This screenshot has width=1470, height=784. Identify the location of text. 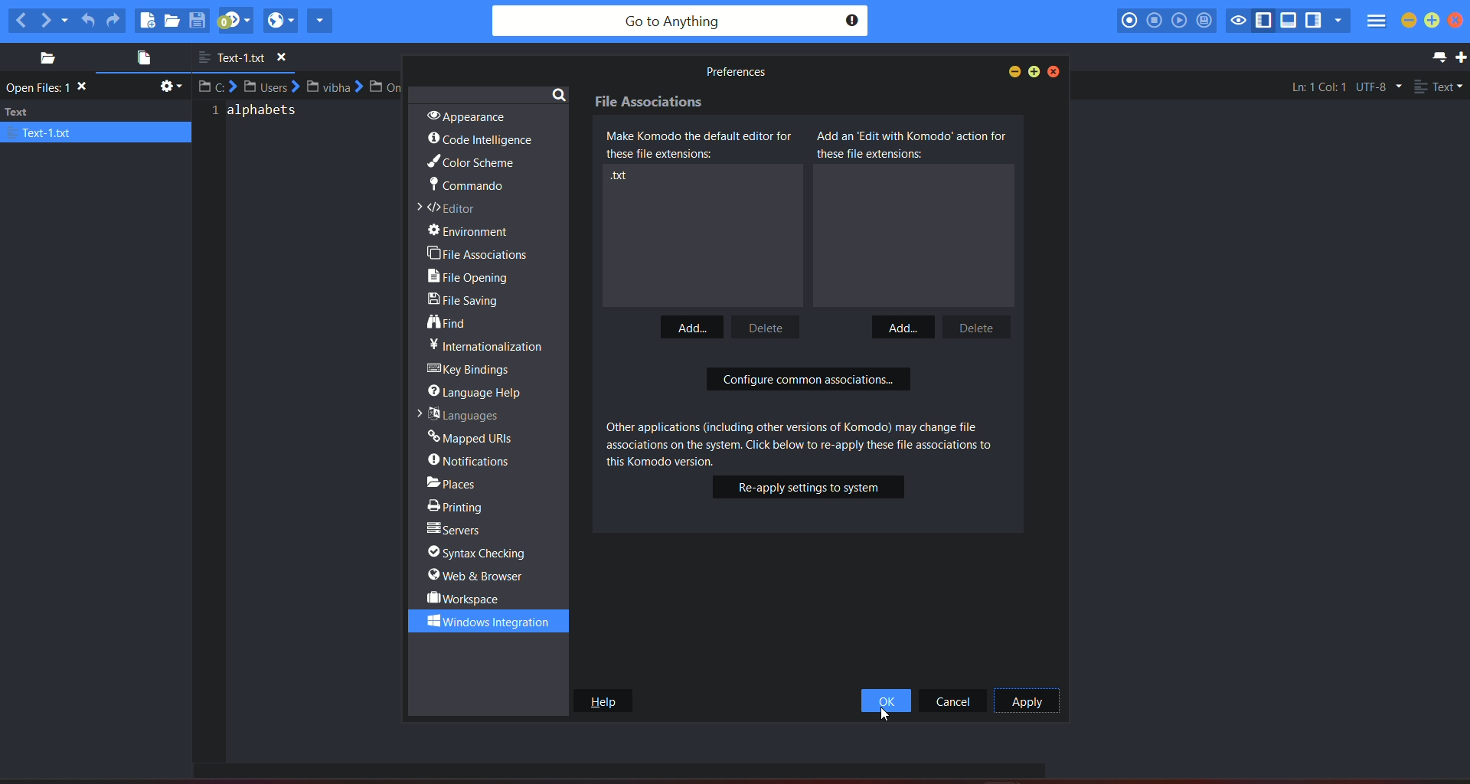
(259, 116).